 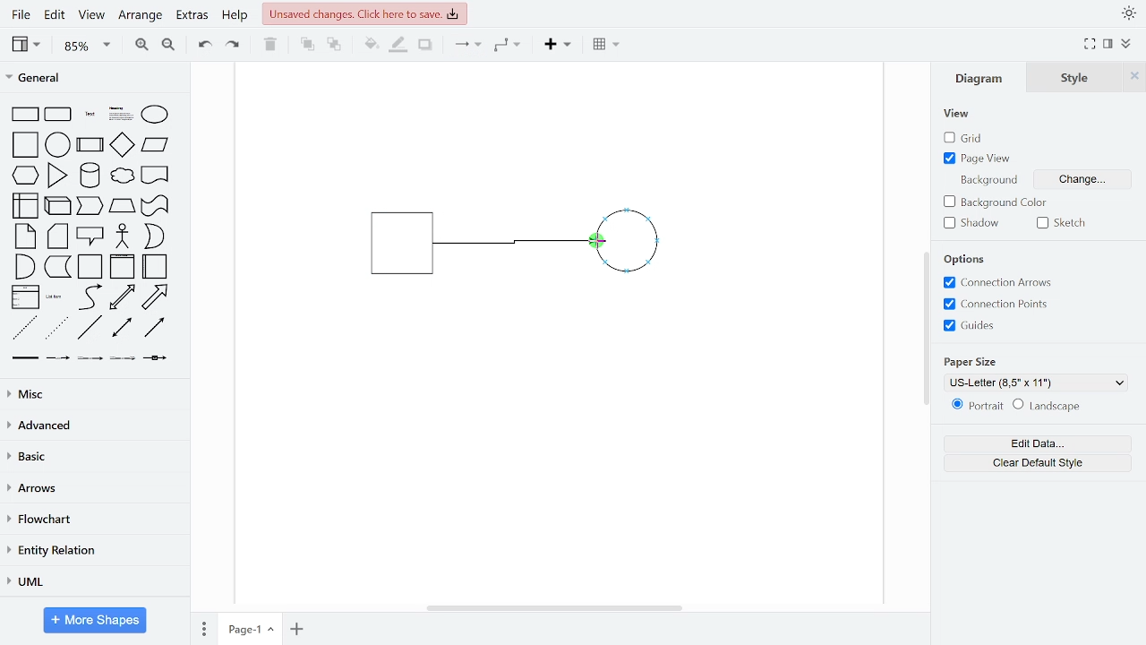 I want to click on directional connector, so click(x=154, y=327).